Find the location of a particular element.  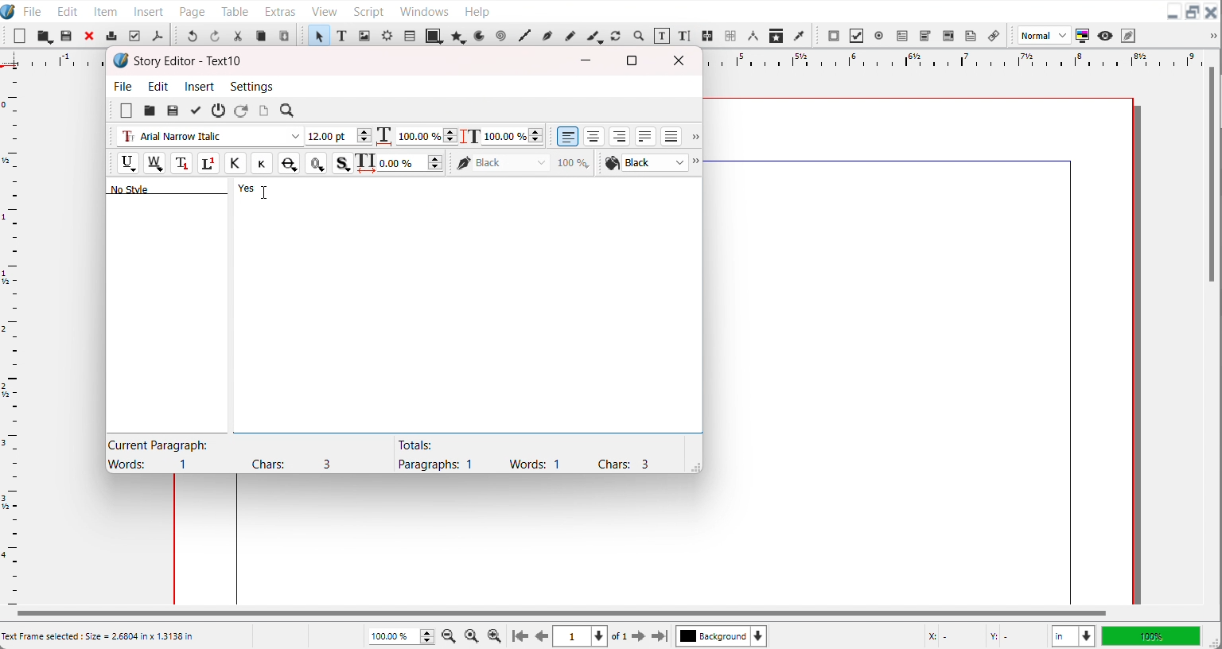

New is located at coordinates (20, 36).